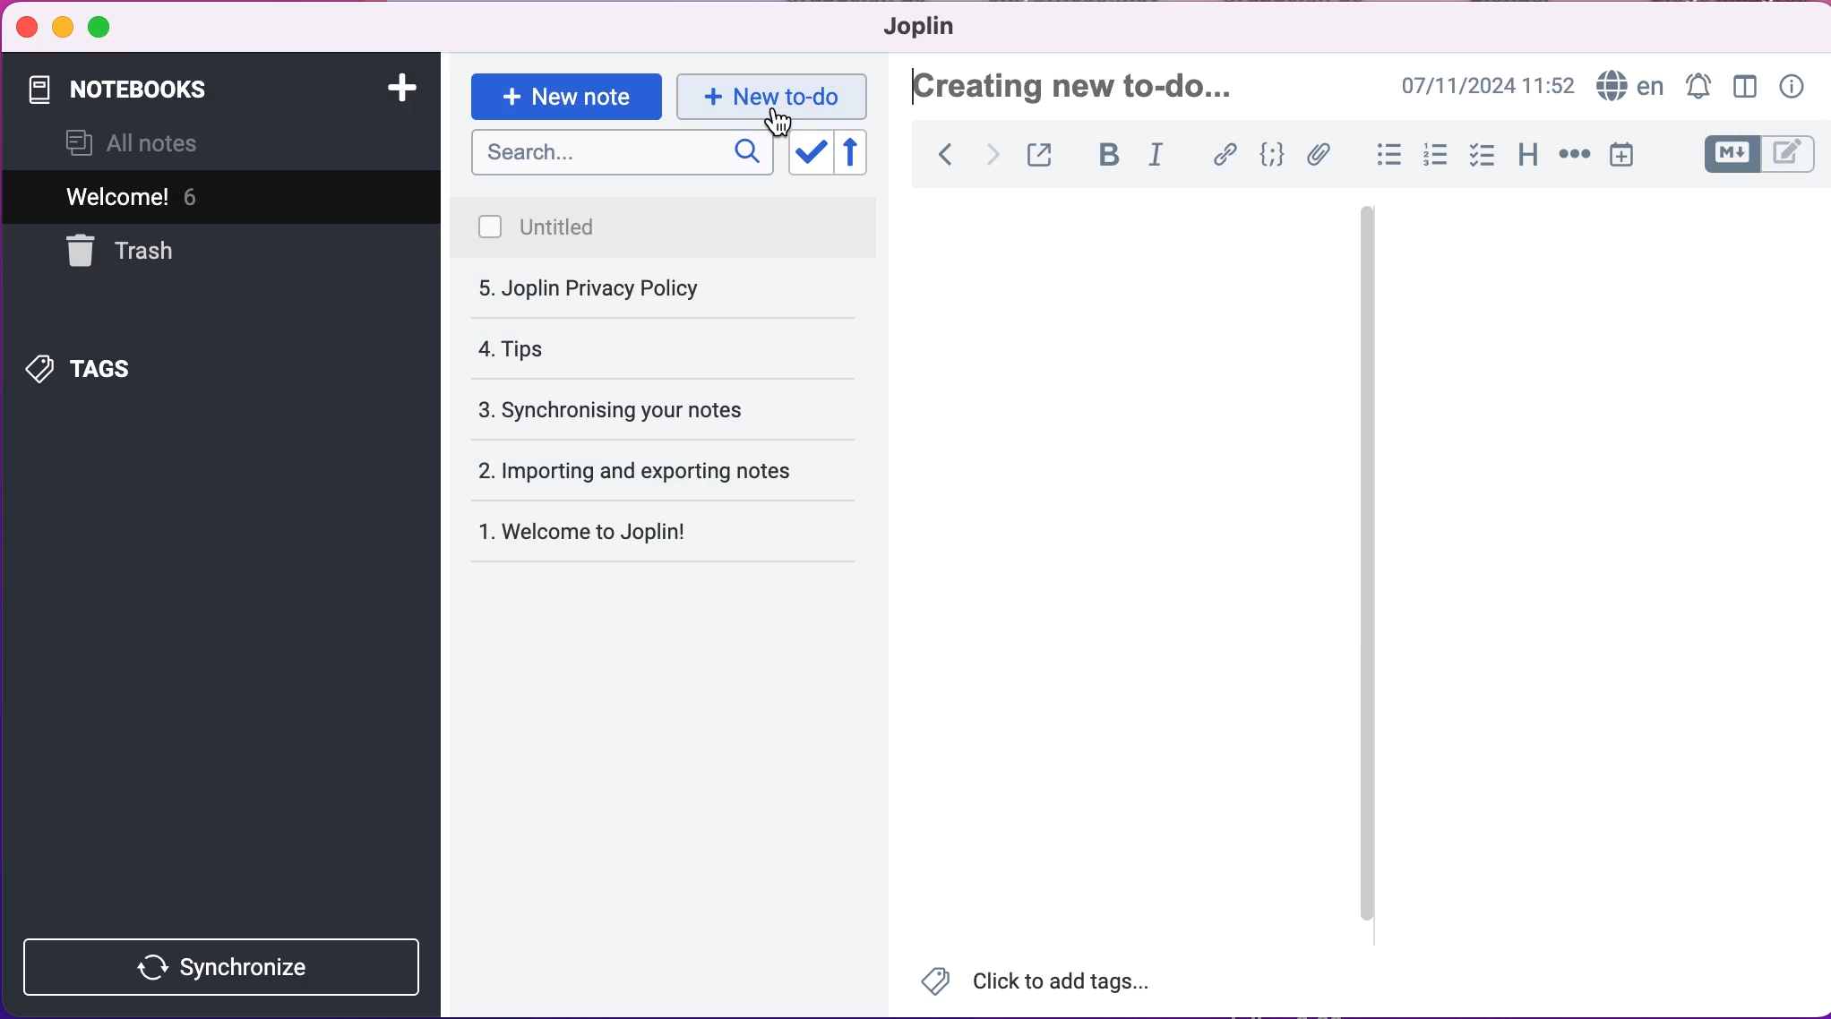 This screenshot has width=1831, height=1019. What do you see at coordinates (939, 30) in the screenshot?
I see `joplin` at bounding box center [939, 30].